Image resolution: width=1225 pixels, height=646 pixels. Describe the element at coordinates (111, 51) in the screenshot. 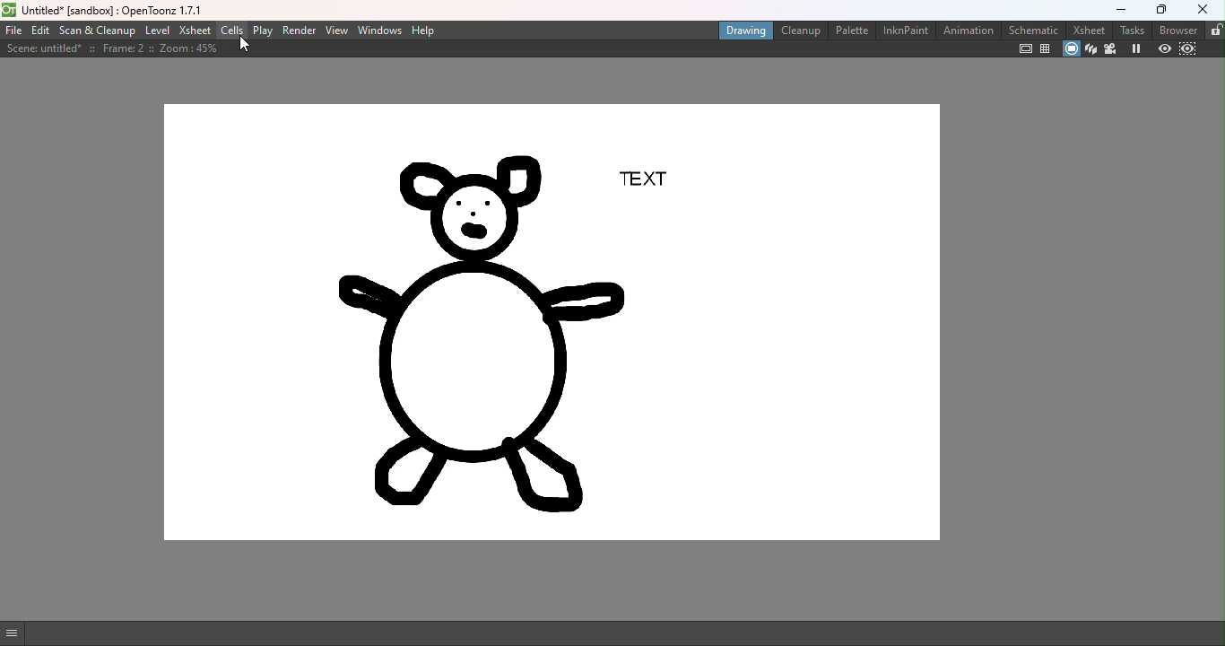

I see `Scene details` at that location.